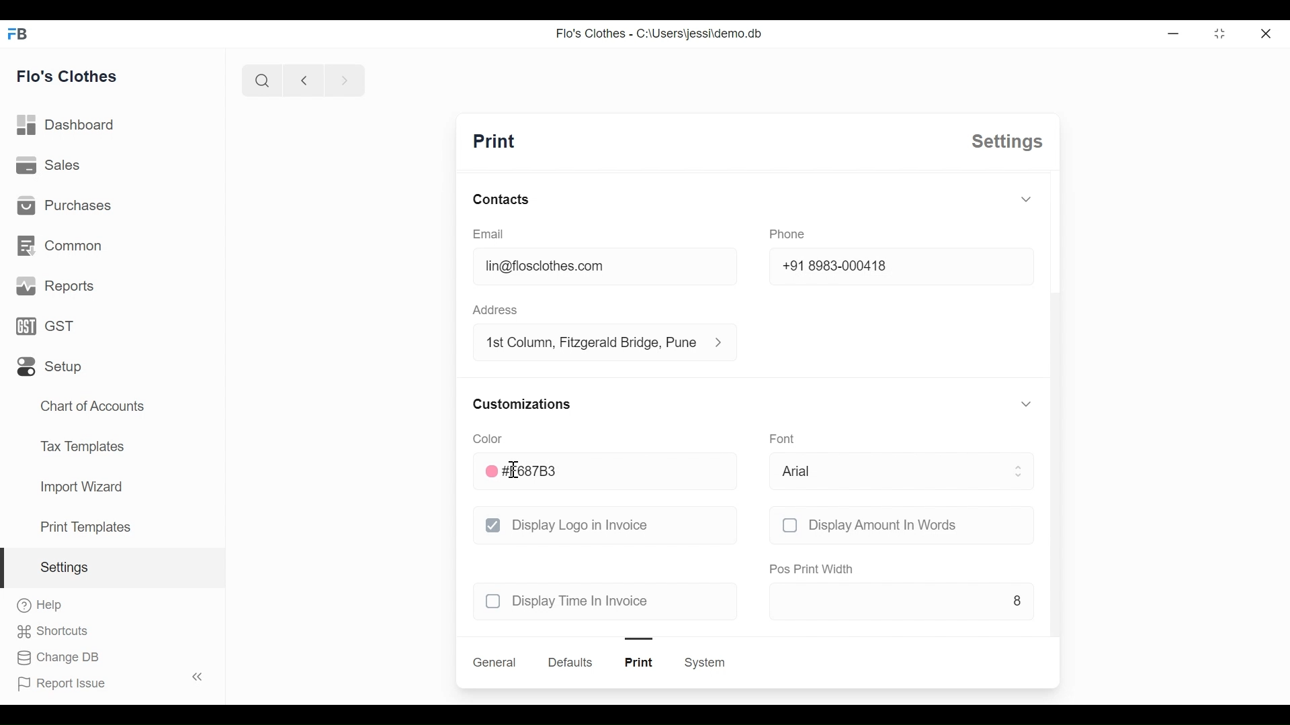 The image size is (1290, 725). Describe the element at coordinates (812, 570) in the screenshot. I see `pos print width` at that location.